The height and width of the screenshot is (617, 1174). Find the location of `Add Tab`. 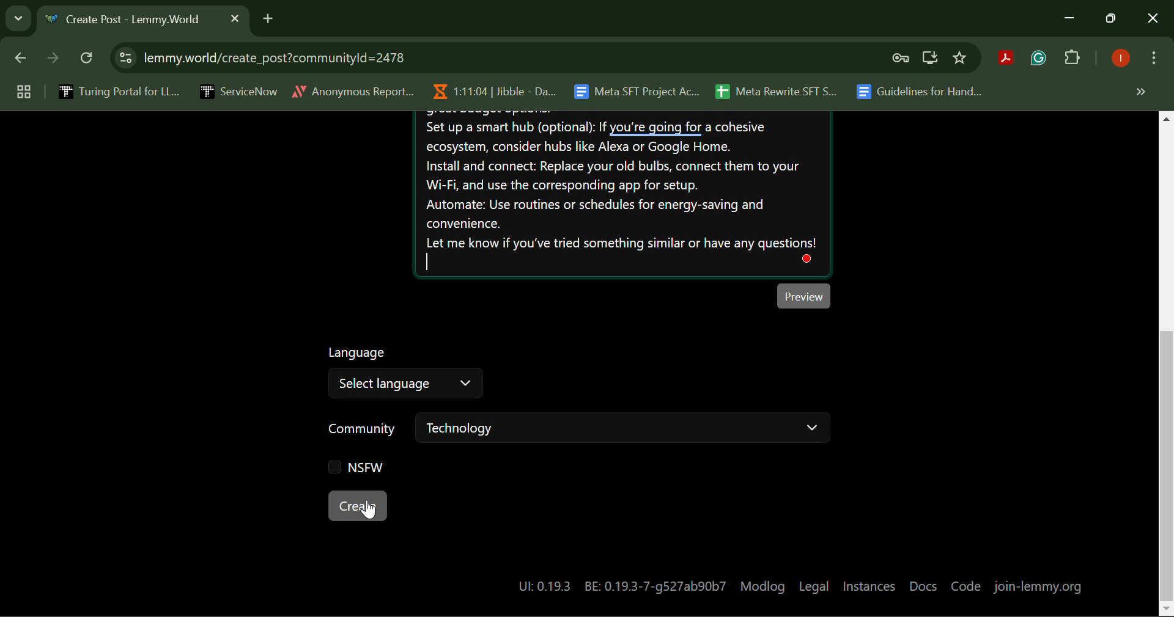

Add Tab is located at coordinates (268, 16).